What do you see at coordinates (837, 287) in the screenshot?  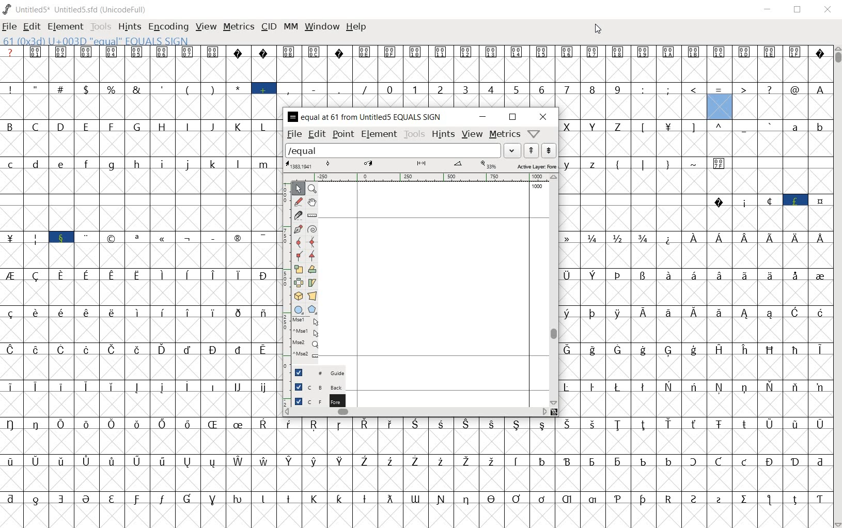 I see `scrollbar` at bounding box center [837, 287].